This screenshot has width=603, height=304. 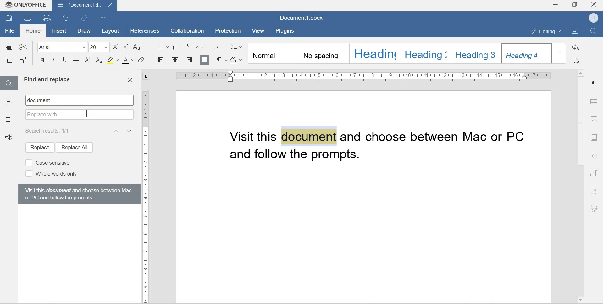 I want to click on Case sensitive, so click(x=47, y=162).